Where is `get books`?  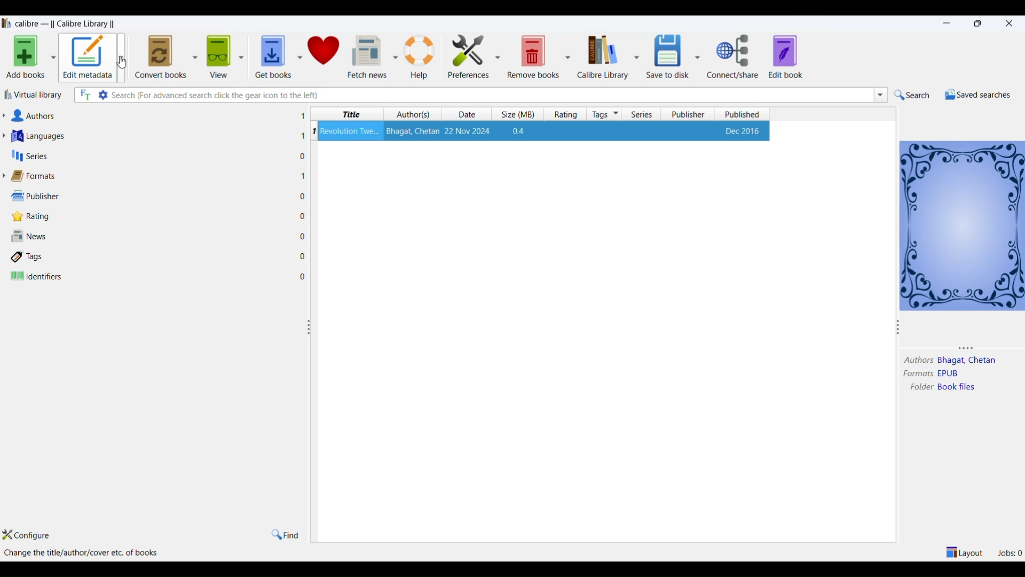 get books is located at coordinates (270, 53).